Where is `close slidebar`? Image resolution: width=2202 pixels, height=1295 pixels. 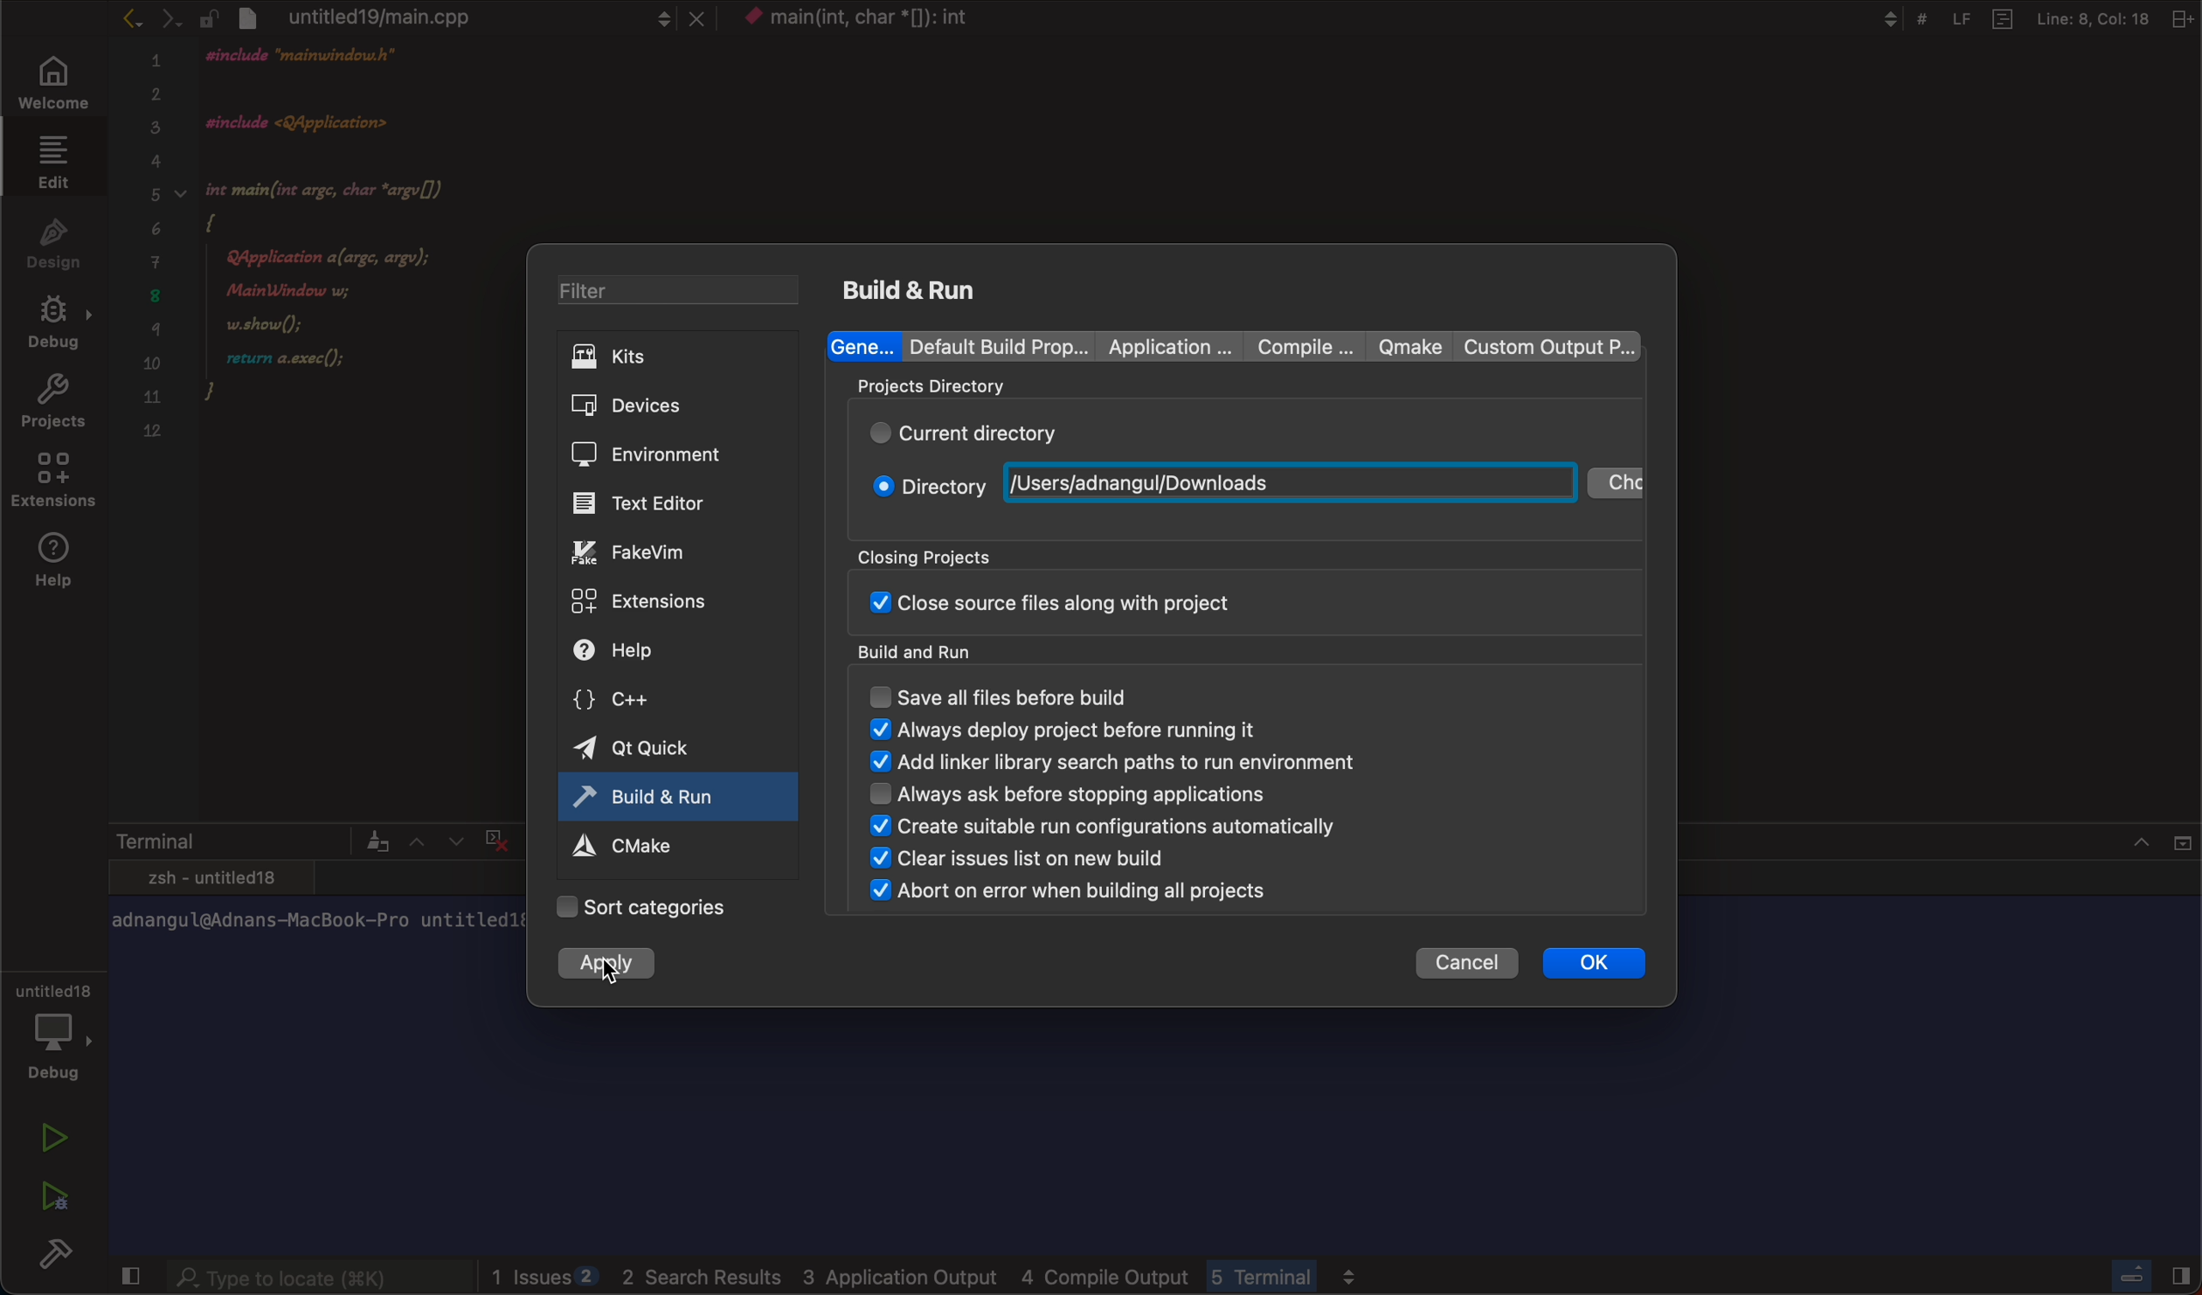 close slidebar is located at coordinates (123, 1275).